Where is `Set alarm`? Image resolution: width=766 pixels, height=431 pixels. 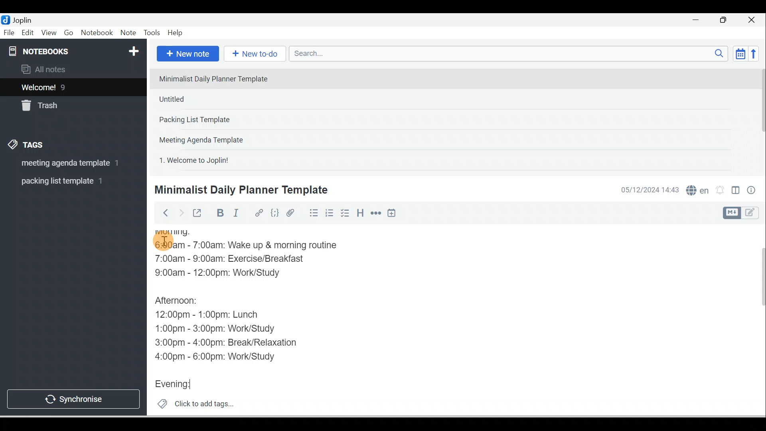 Set alarm is located at coordinates (719, 190).